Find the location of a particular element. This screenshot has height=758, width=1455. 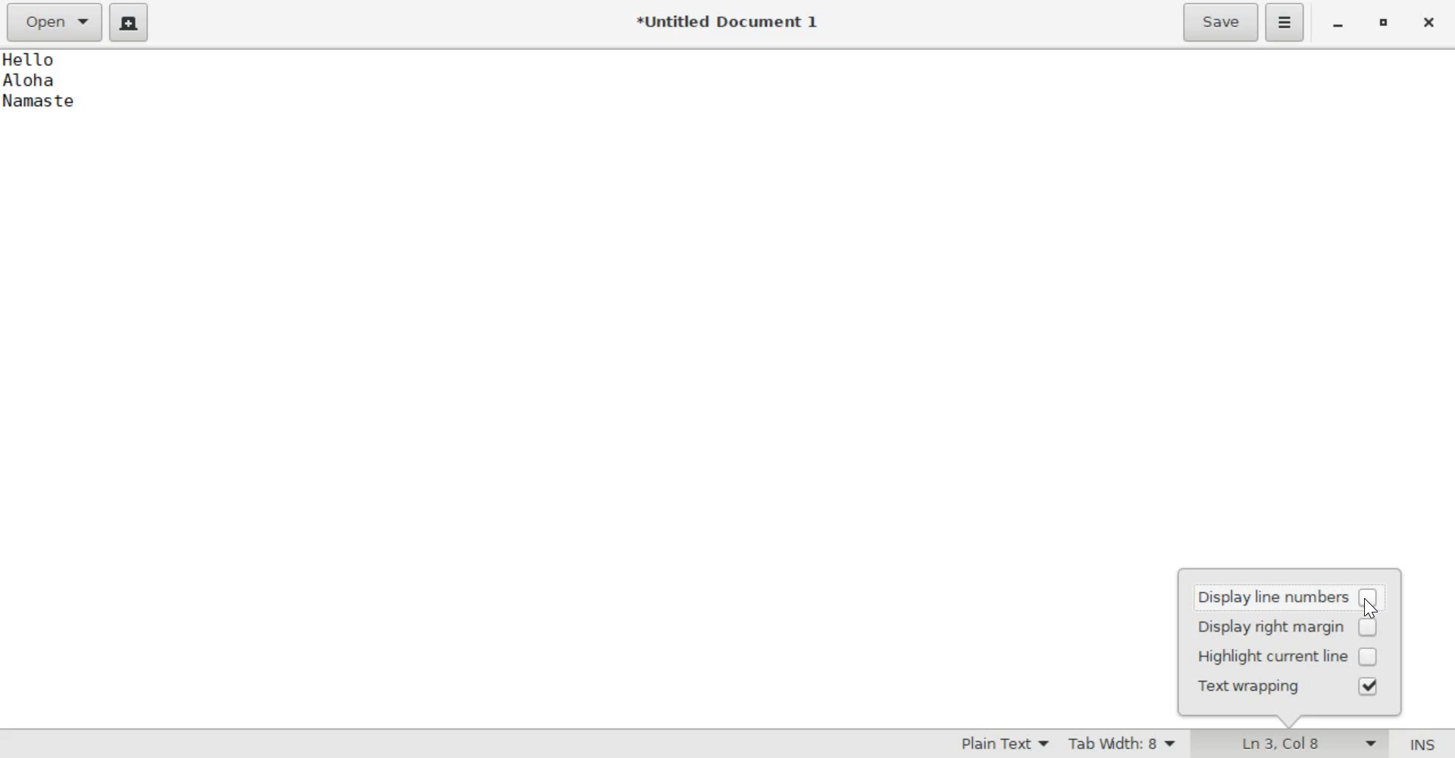

Application menu is located at coordinates (1286, 21).